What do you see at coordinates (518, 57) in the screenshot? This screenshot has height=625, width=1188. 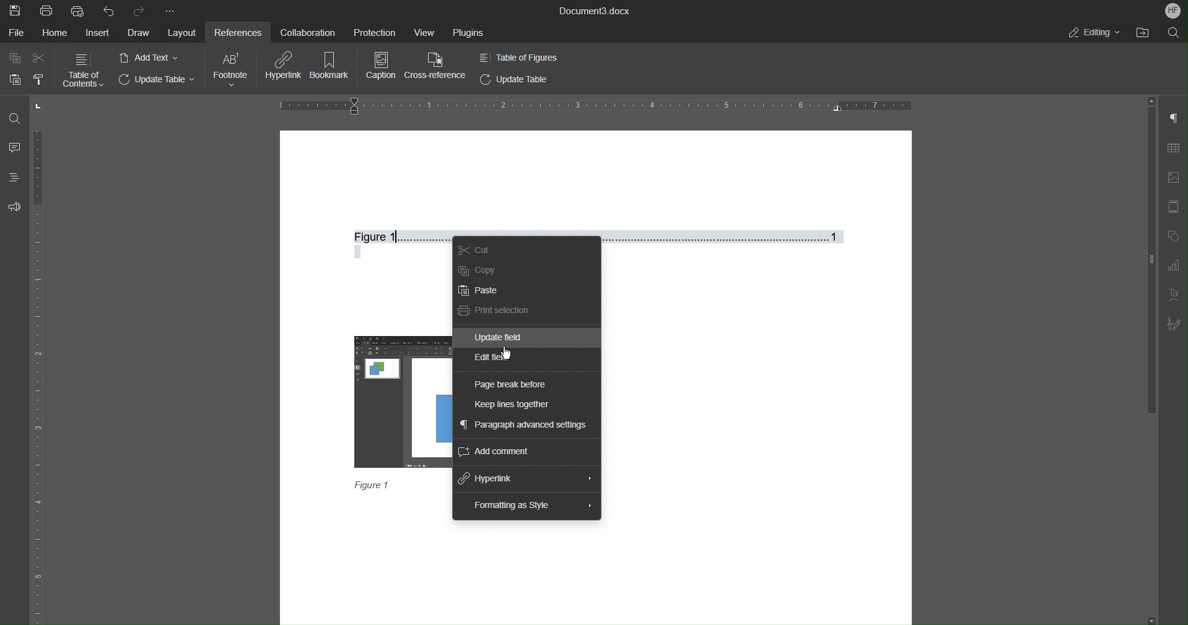 I see `Table of Figures` at bounding box center [518, 57].